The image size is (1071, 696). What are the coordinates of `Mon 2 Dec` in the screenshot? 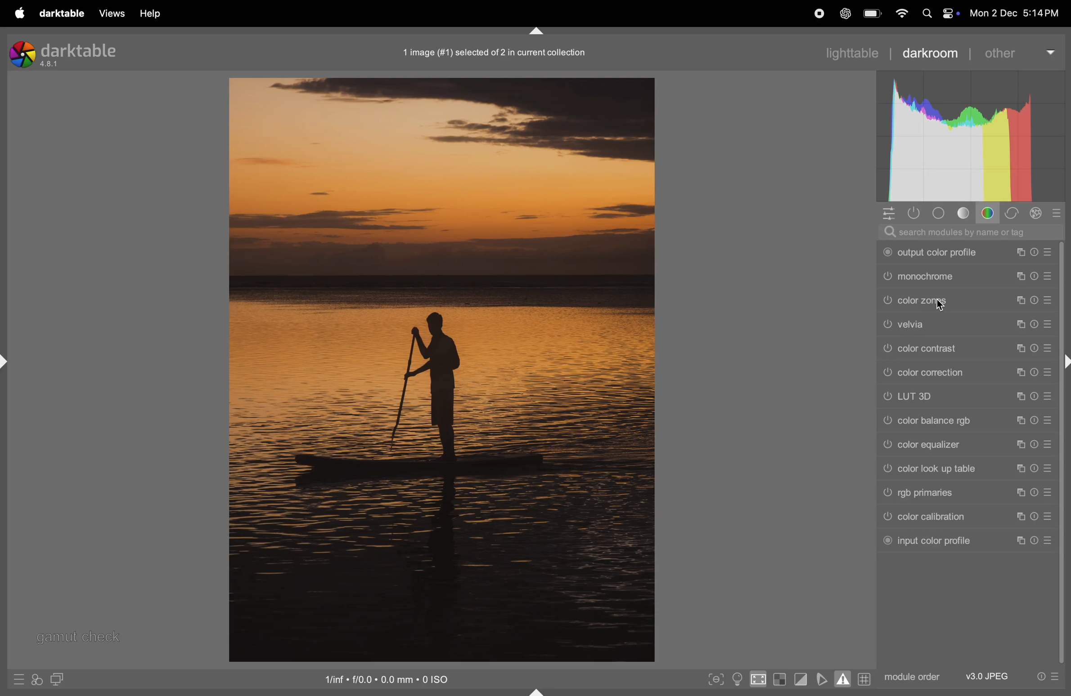 It's located at (993, 13).